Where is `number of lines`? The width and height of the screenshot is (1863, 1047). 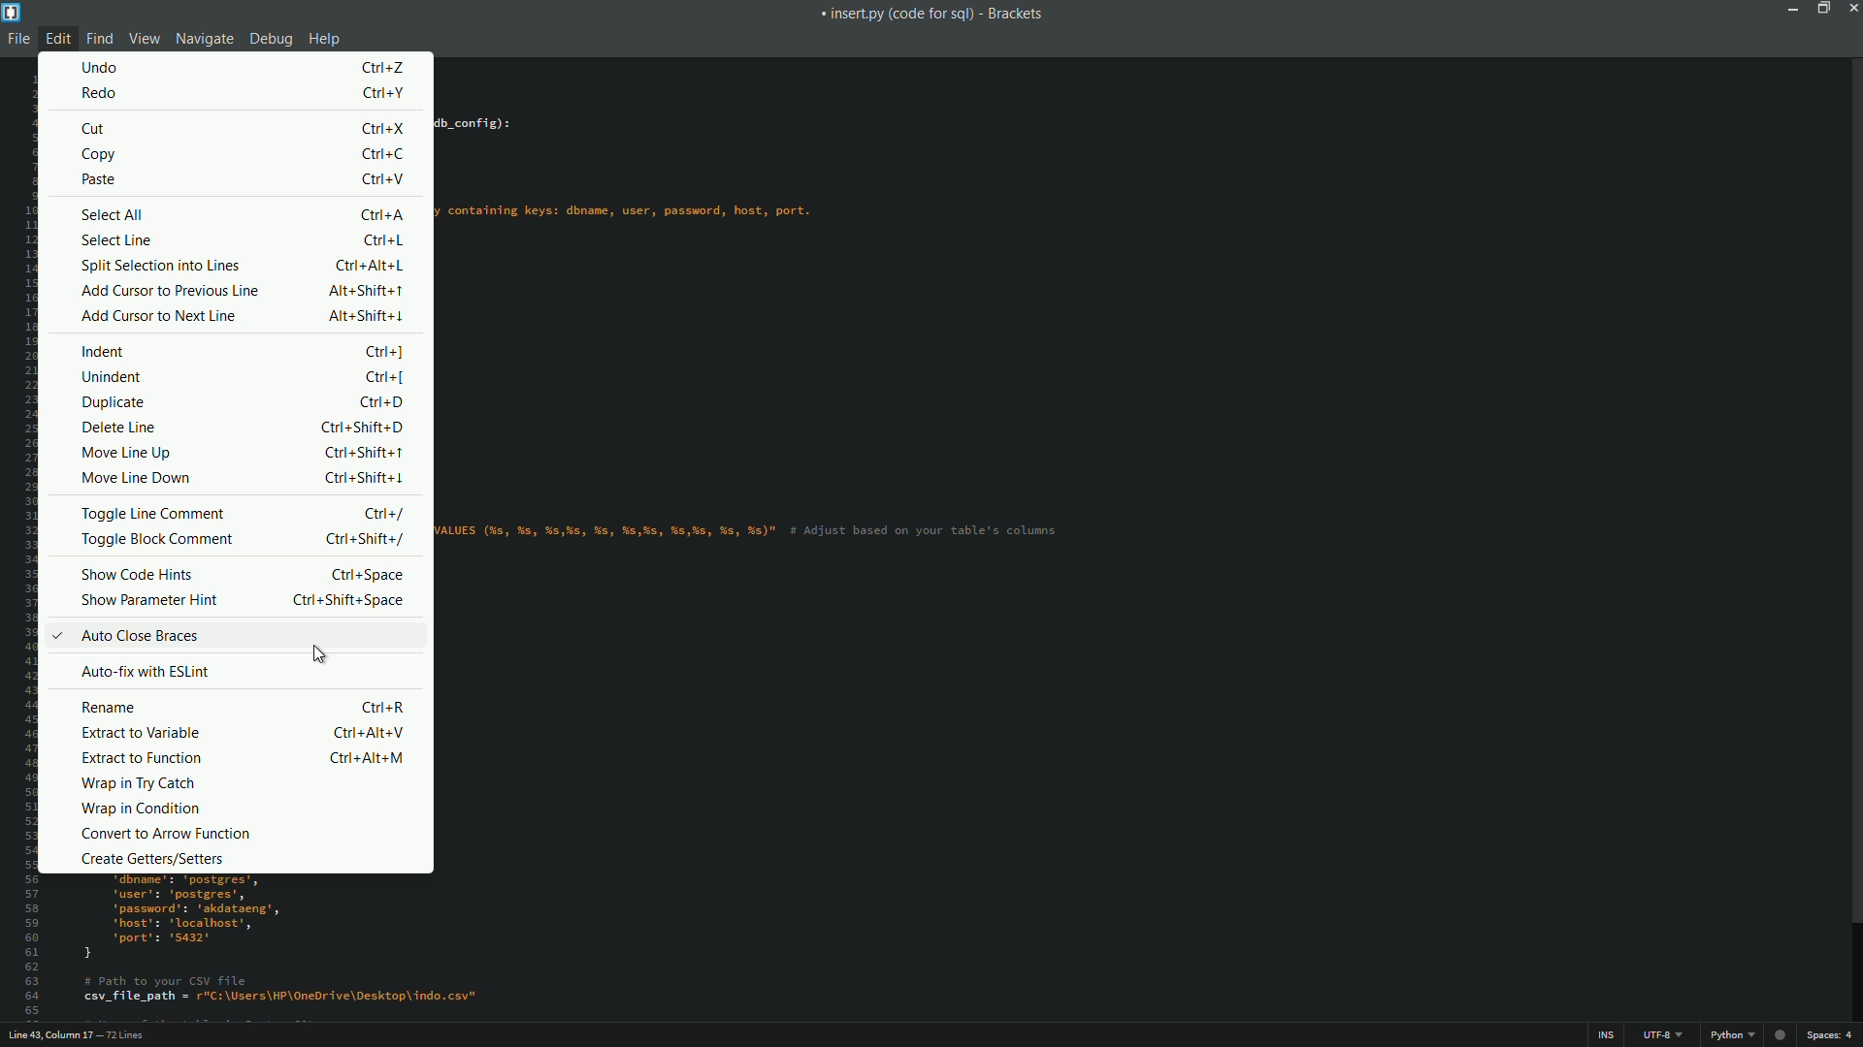 number of lines is located at coordinates (125, 1036).